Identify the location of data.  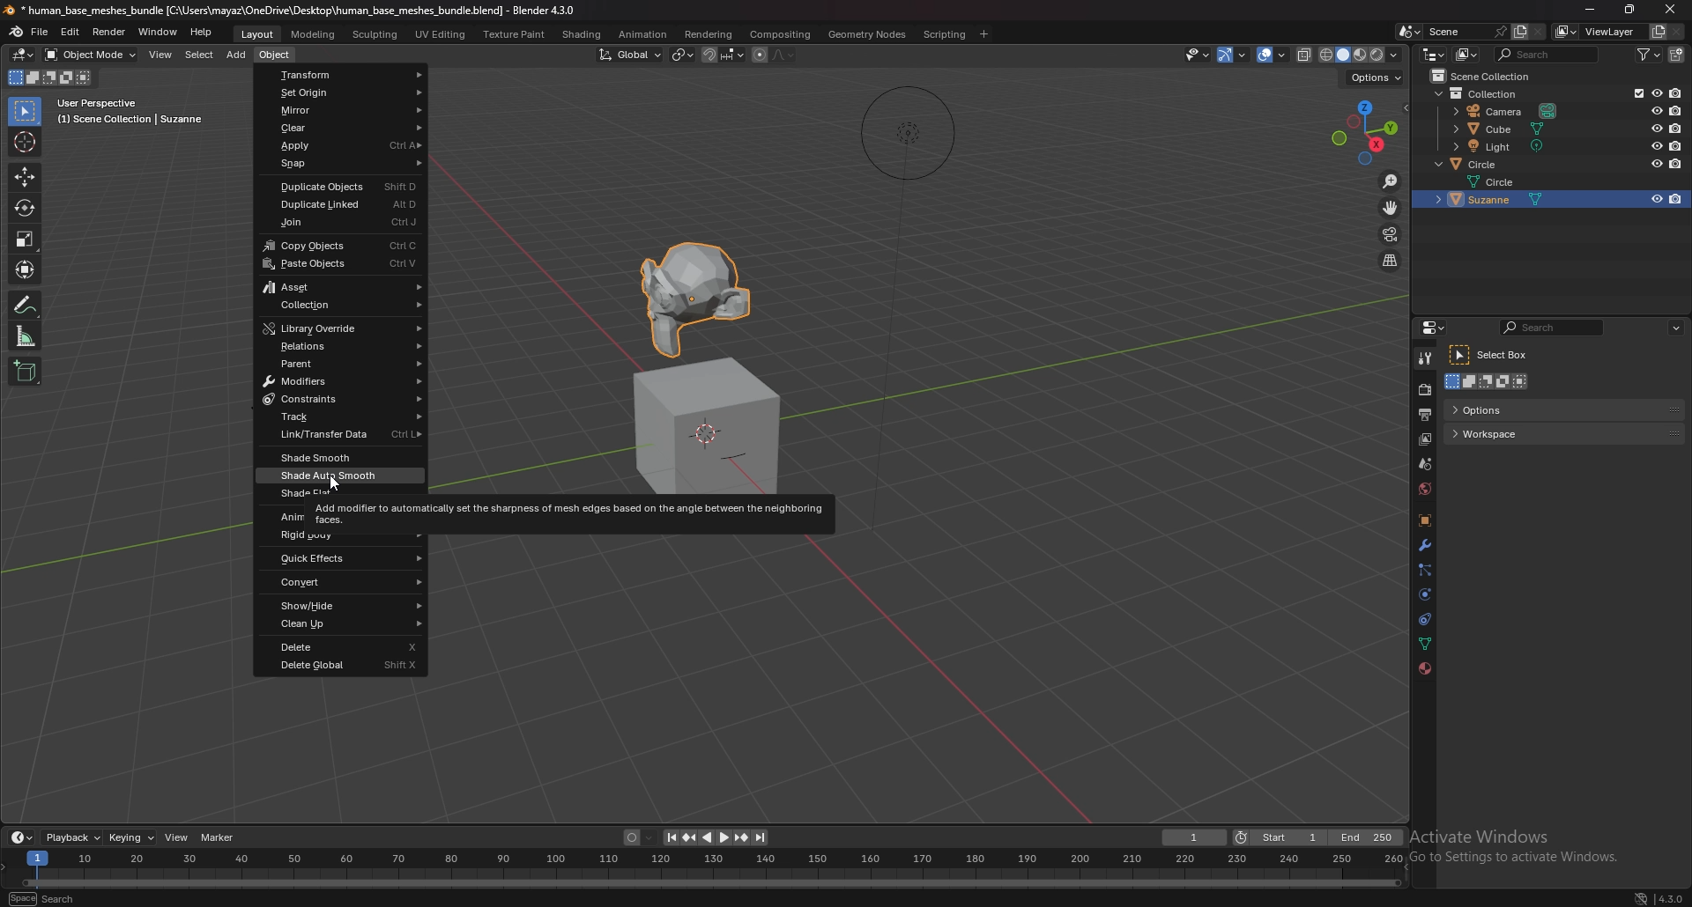
(1426, 644).